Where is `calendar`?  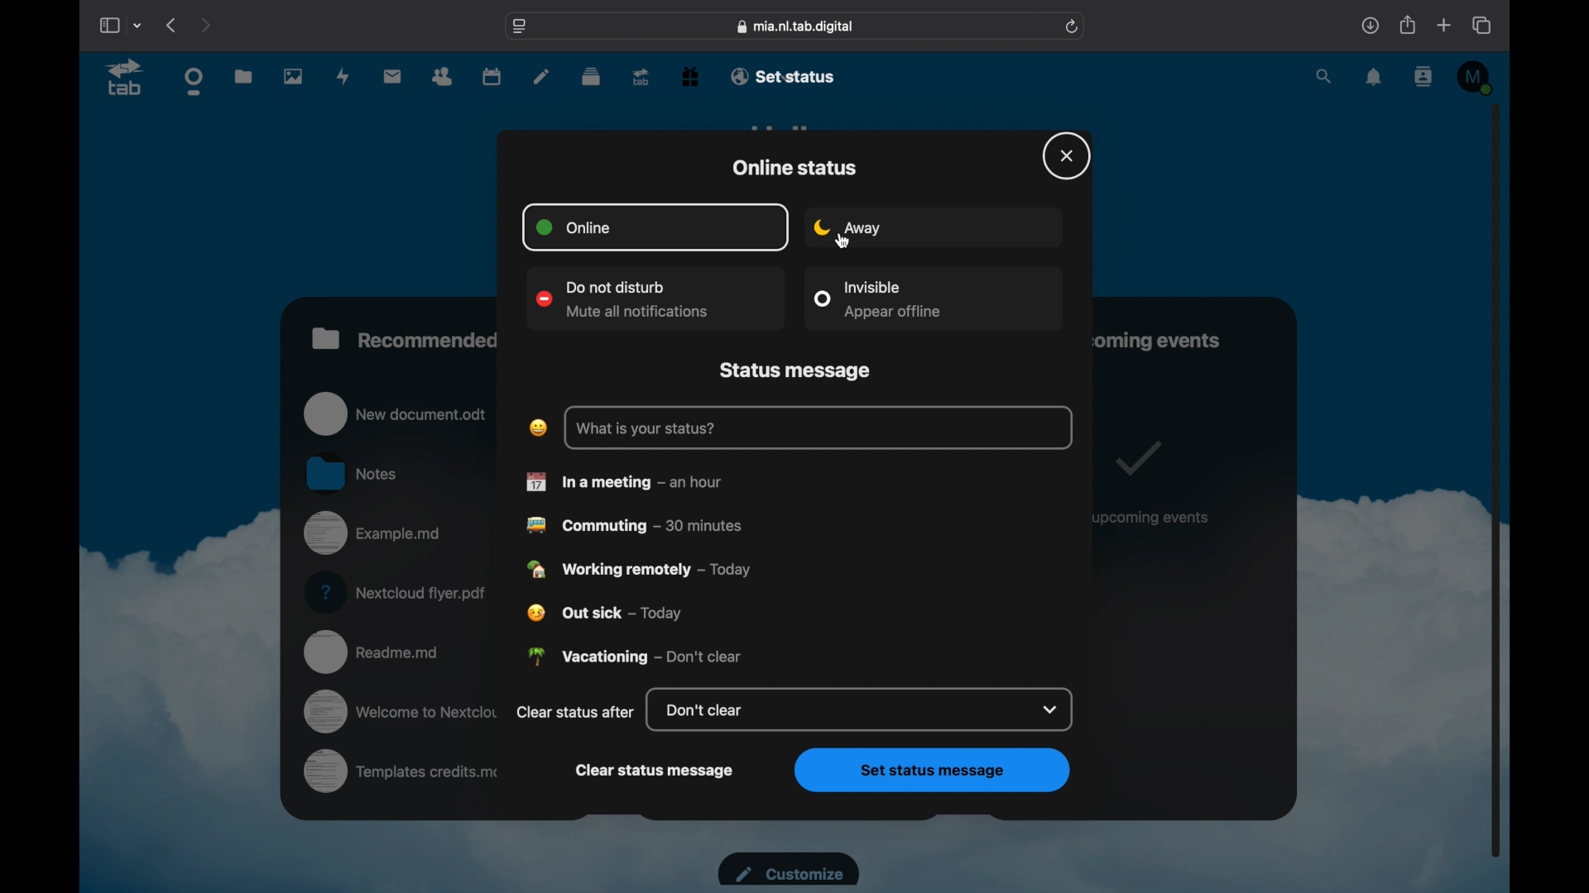
calendar is located at coordinates (492, 75).